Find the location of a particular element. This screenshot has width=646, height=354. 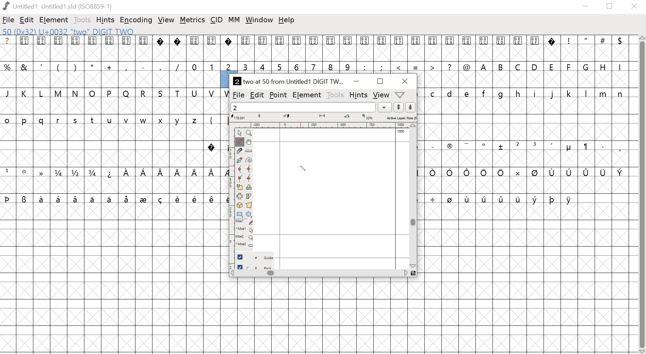

view is located at coordinates (167, 19).